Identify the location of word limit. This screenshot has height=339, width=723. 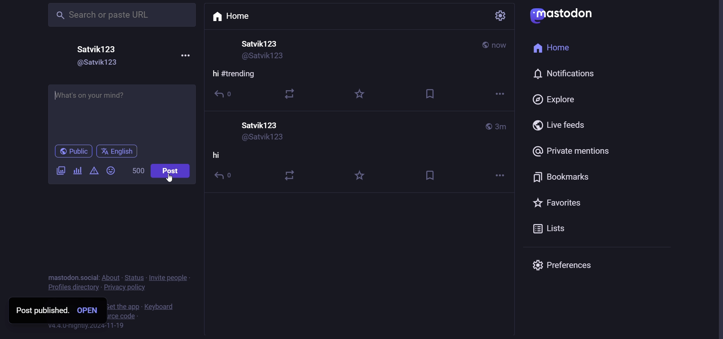
(138, 170).